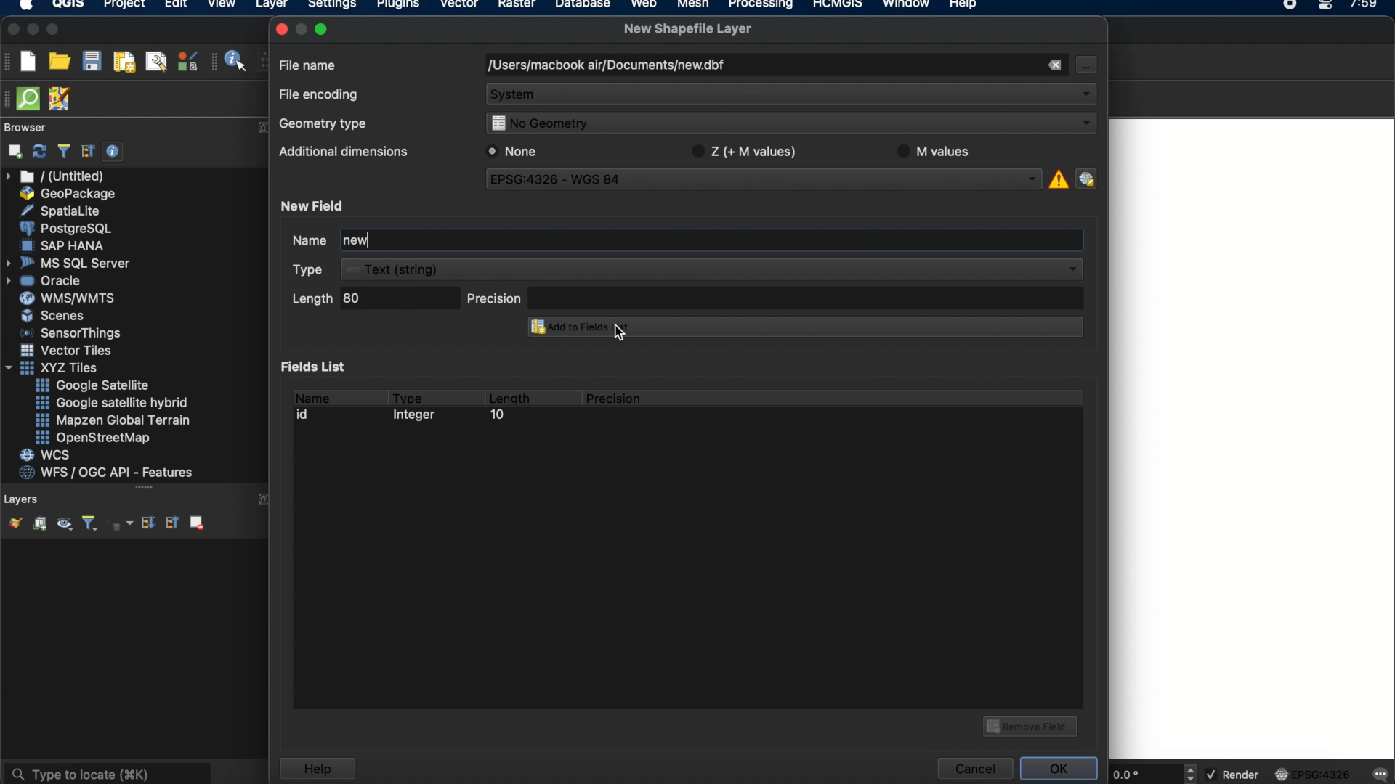 The width and height of the screenshot is (1395, 784). What do you see at coordinates (315, 205) in the screenshot?
I see `new field` at bounding box center [315, 205].